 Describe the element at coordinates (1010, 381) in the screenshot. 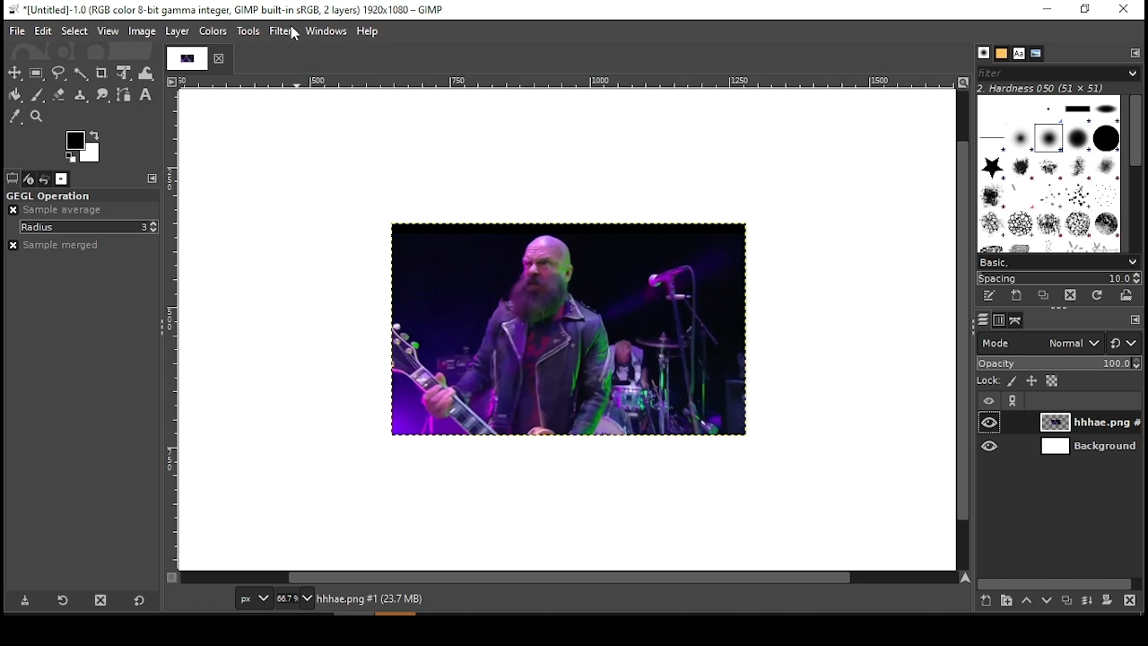

I see `lock pixels` at that location.